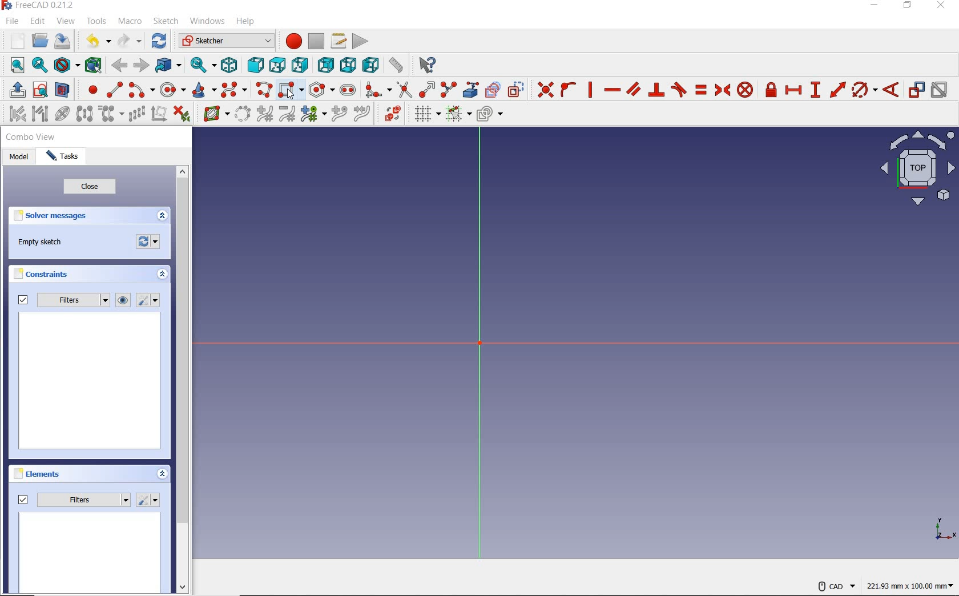 The width and height of the screenshot is (959, 596). Describe the element at coordinates (938, 528) in the screenshot. I see `xy` at that location.